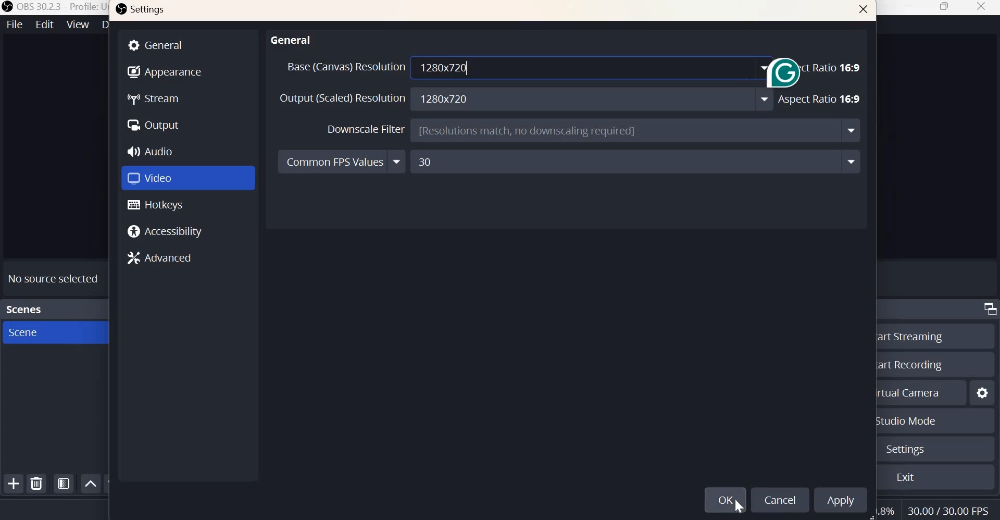 The image size is (1000, 520). Describe the element at coordinates (14, 485) in the screenshot. I see `Add scene` at that location.